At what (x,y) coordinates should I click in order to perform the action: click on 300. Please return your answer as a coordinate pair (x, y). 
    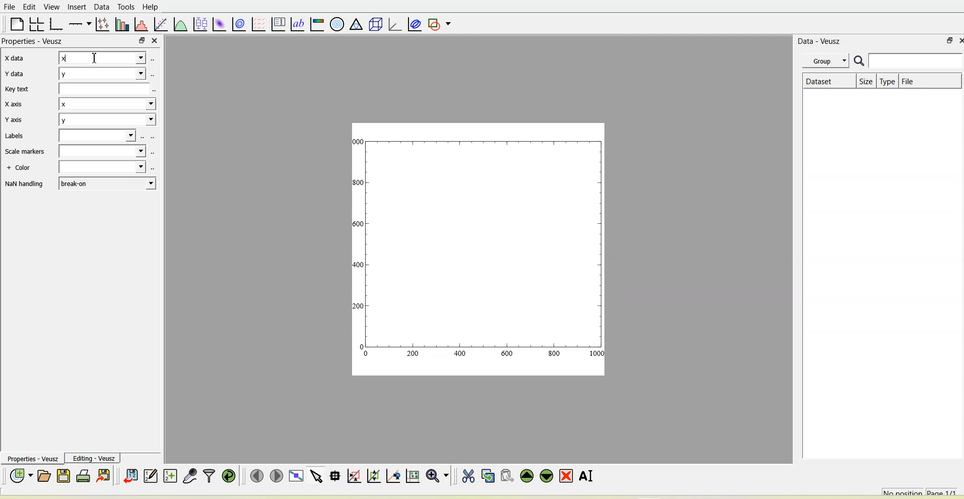
    Looking at the image, I should click on (359, 182).